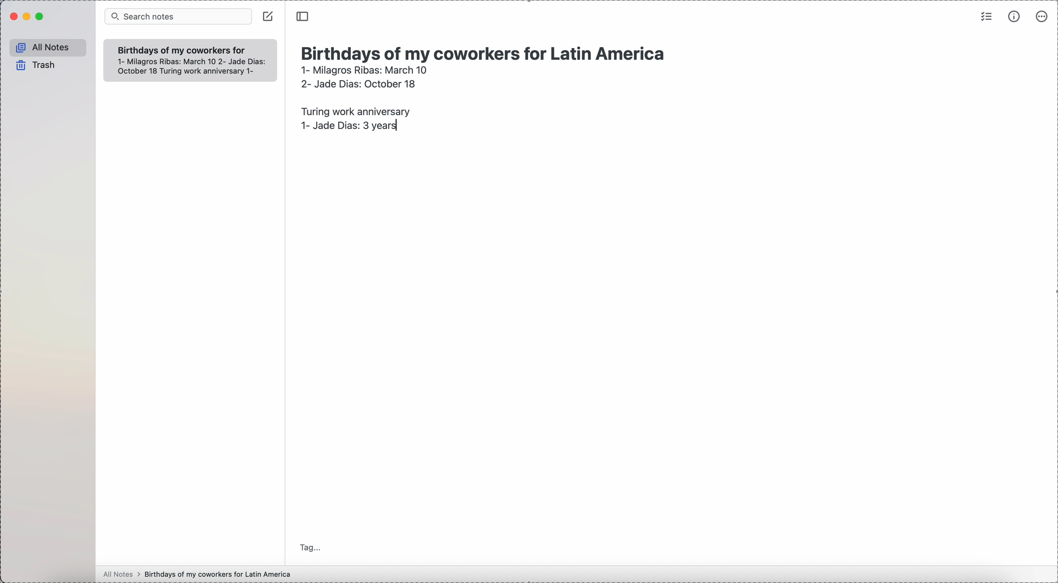 The width and height of the screenshot is (1058, 583). What do you see at coordinates (357, 82) in the screenshot?
I see `2- Jade Dias: October 18` at bounding box center [357, 82].